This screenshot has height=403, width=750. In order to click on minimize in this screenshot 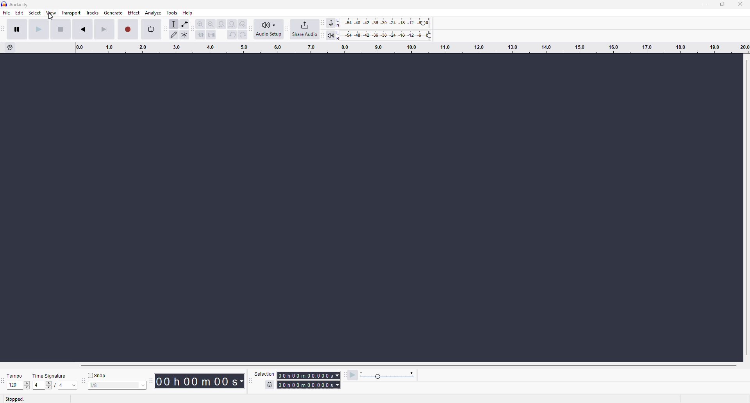, I will do `click(704, 5)`.